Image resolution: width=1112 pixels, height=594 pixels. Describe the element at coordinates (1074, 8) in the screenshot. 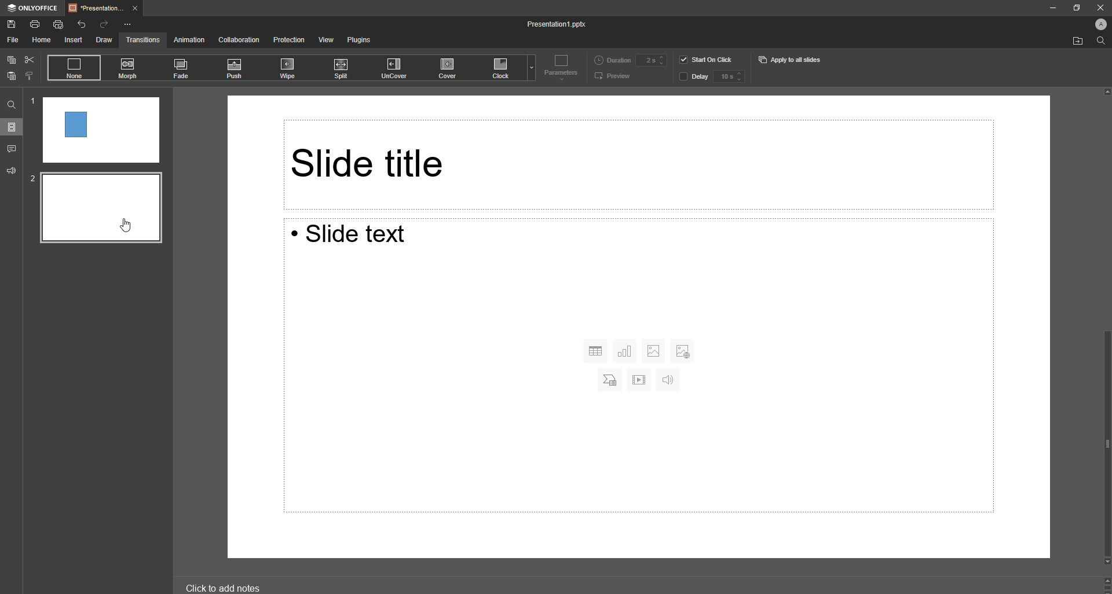

I see `Restore` at that location.